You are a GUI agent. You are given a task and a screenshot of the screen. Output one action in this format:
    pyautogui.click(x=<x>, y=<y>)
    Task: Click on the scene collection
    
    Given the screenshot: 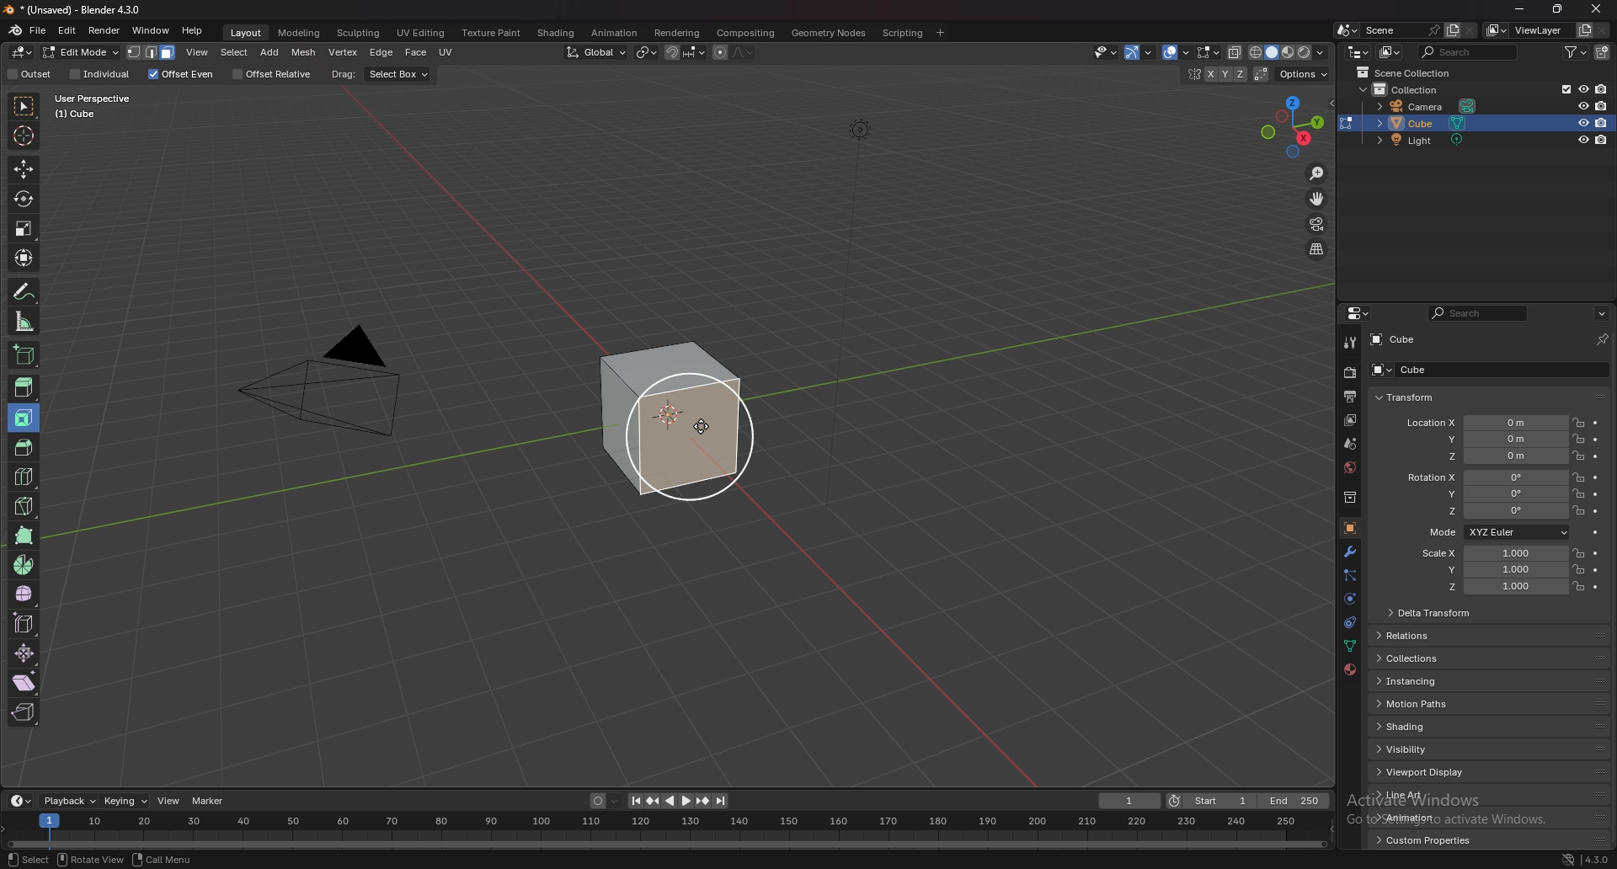 What is the action you would take?
    pyautogui.click(x=1405, y=72)
    